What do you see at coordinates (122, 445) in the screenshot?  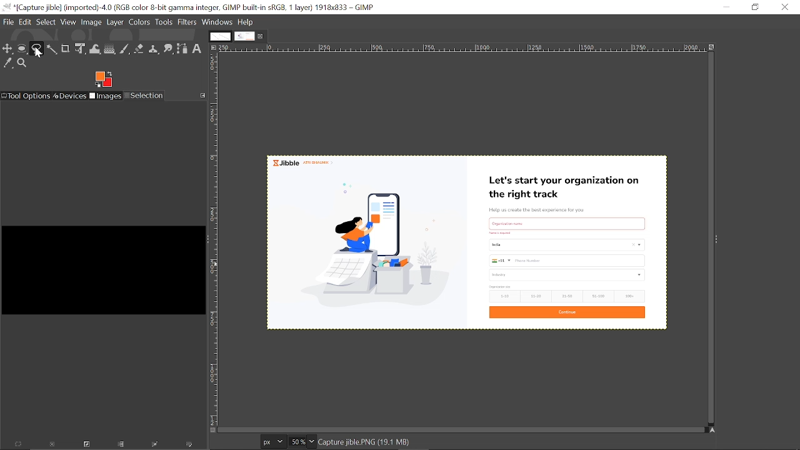 I see `Save the selection to a channel` at bounding box center [122, 445].